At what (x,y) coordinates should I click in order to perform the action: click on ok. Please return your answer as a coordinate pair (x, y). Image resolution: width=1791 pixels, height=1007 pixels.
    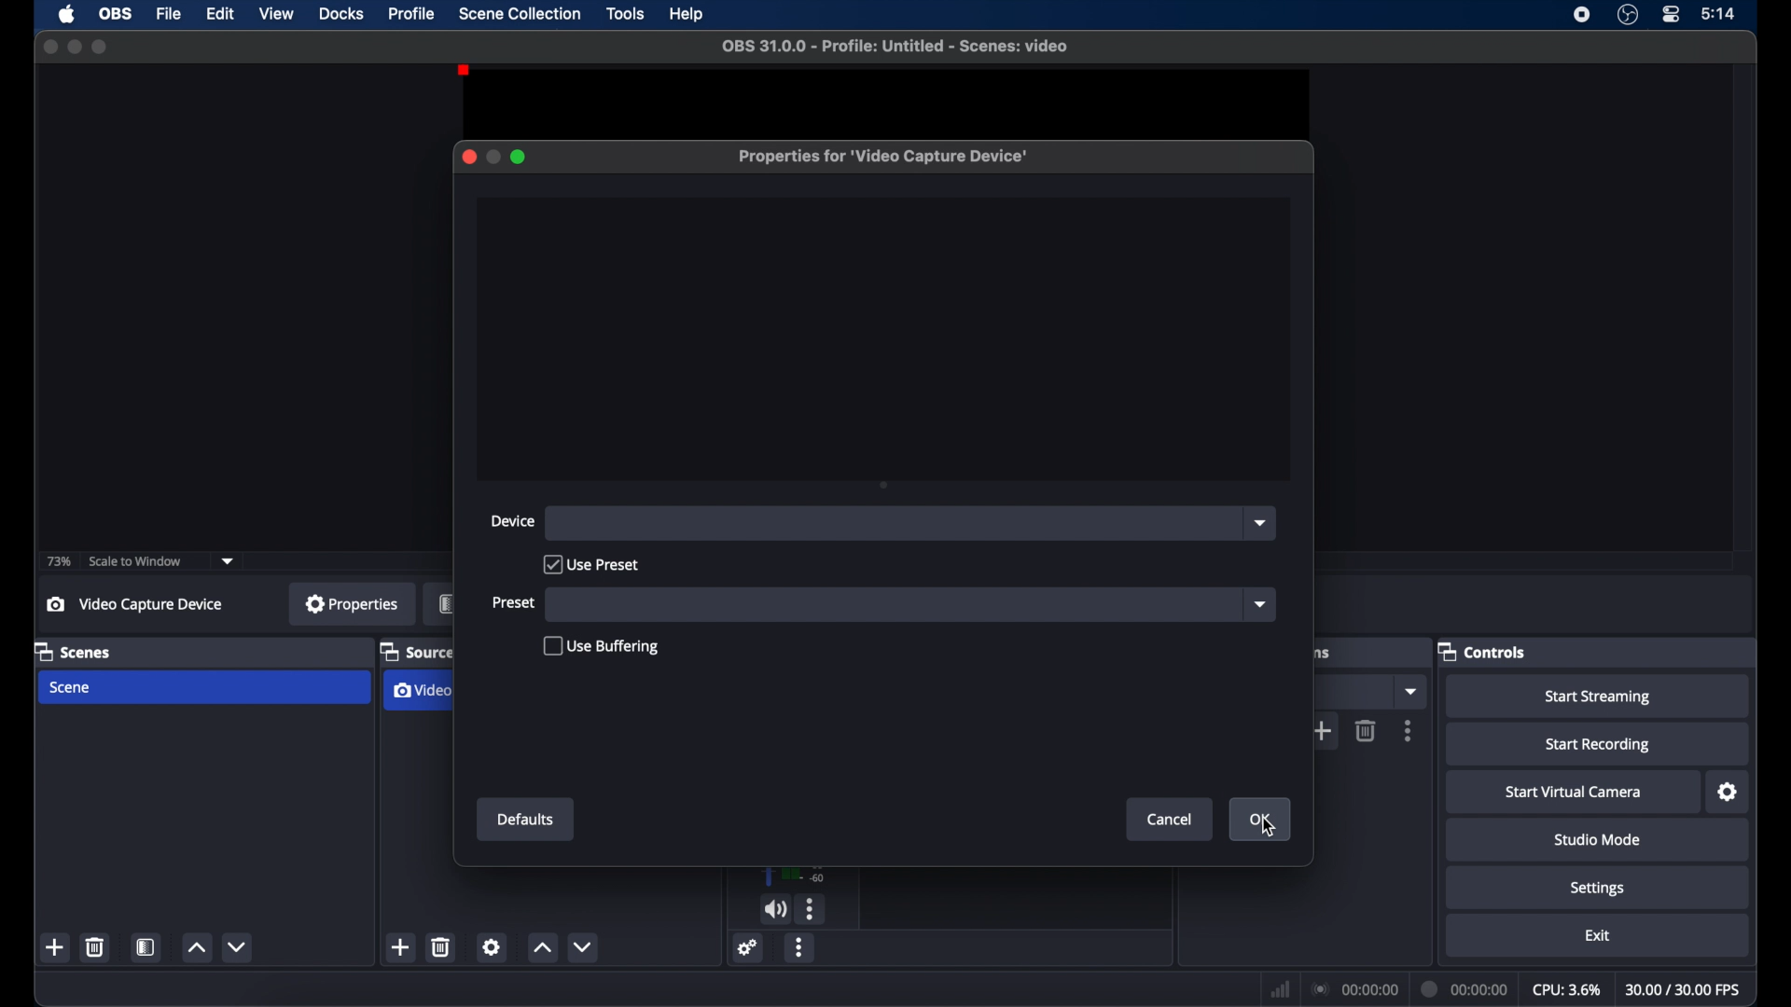
    Looking at the image, I should click on (1261, 819).